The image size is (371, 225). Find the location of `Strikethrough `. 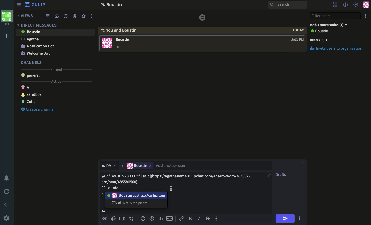

Strikethrough  is located at coordinates (208, 219).